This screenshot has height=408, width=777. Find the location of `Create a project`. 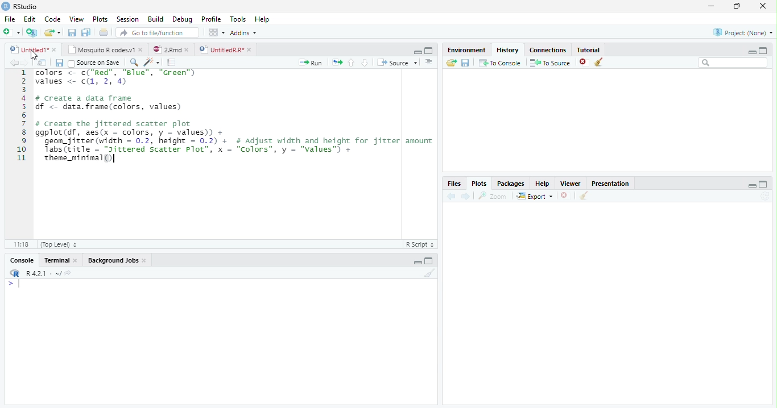

Create a project is located at coordinates (31, 32).